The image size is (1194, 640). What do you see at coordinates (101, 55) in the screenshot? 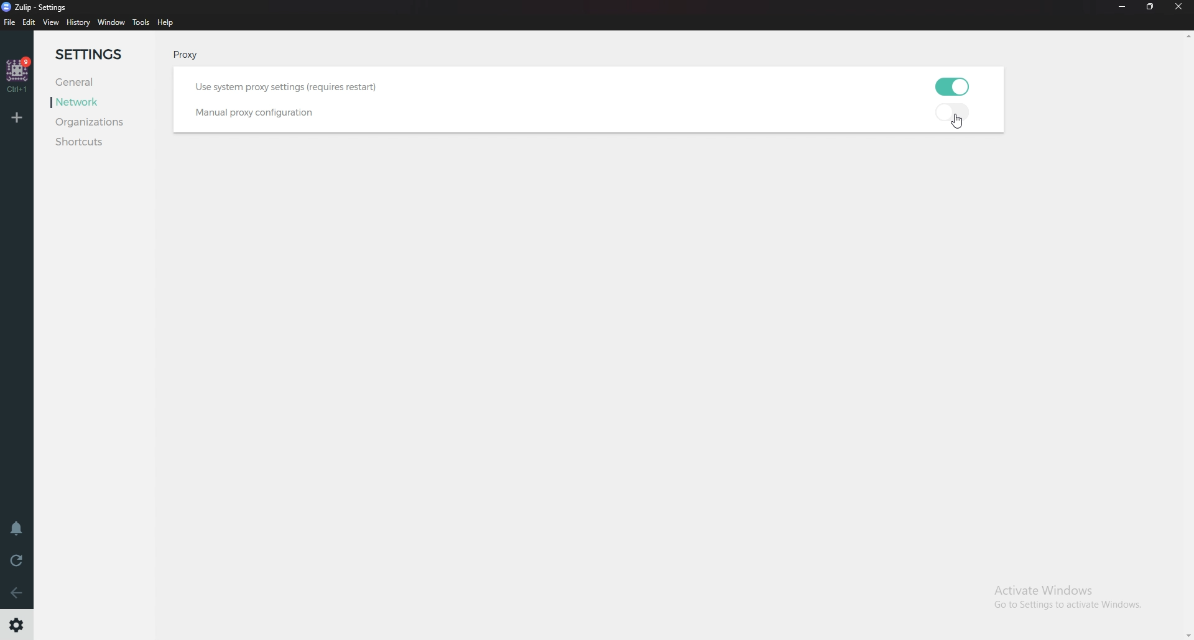
I see `Settings` at bounding box center [101, 55].